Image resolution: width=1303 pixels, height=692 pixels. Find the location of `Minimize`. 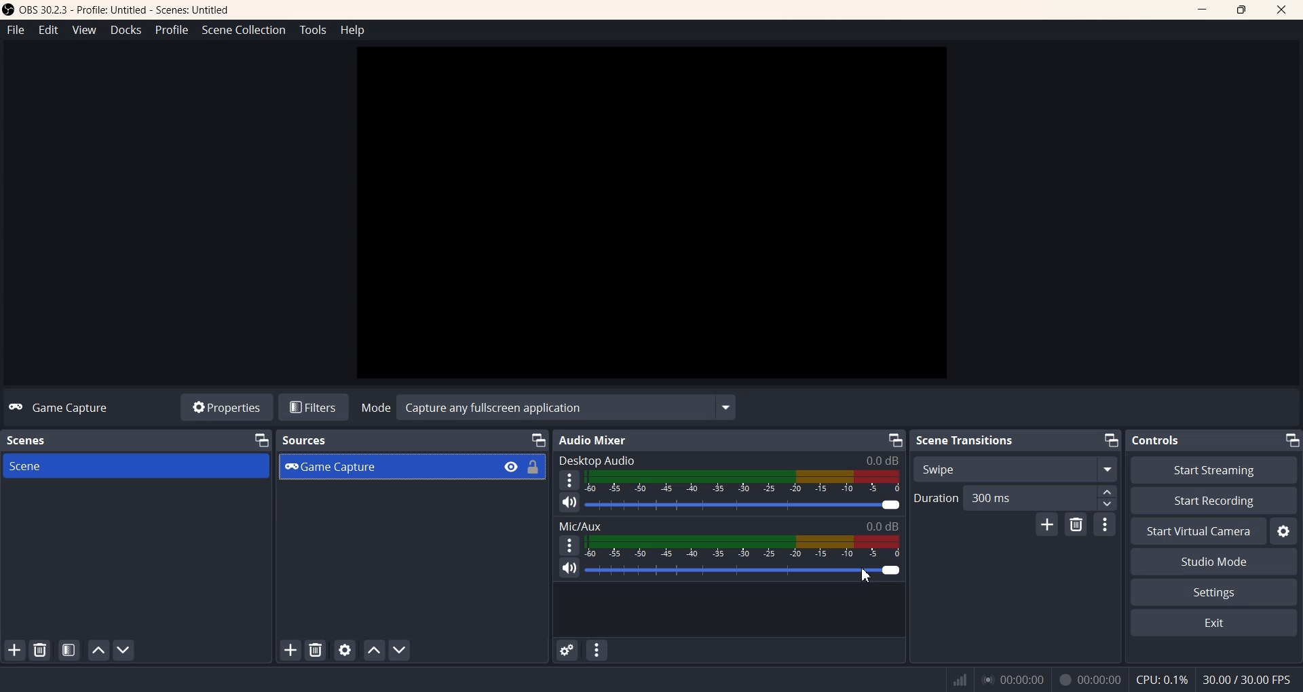

Minimize is located at coordinates (261, 440).